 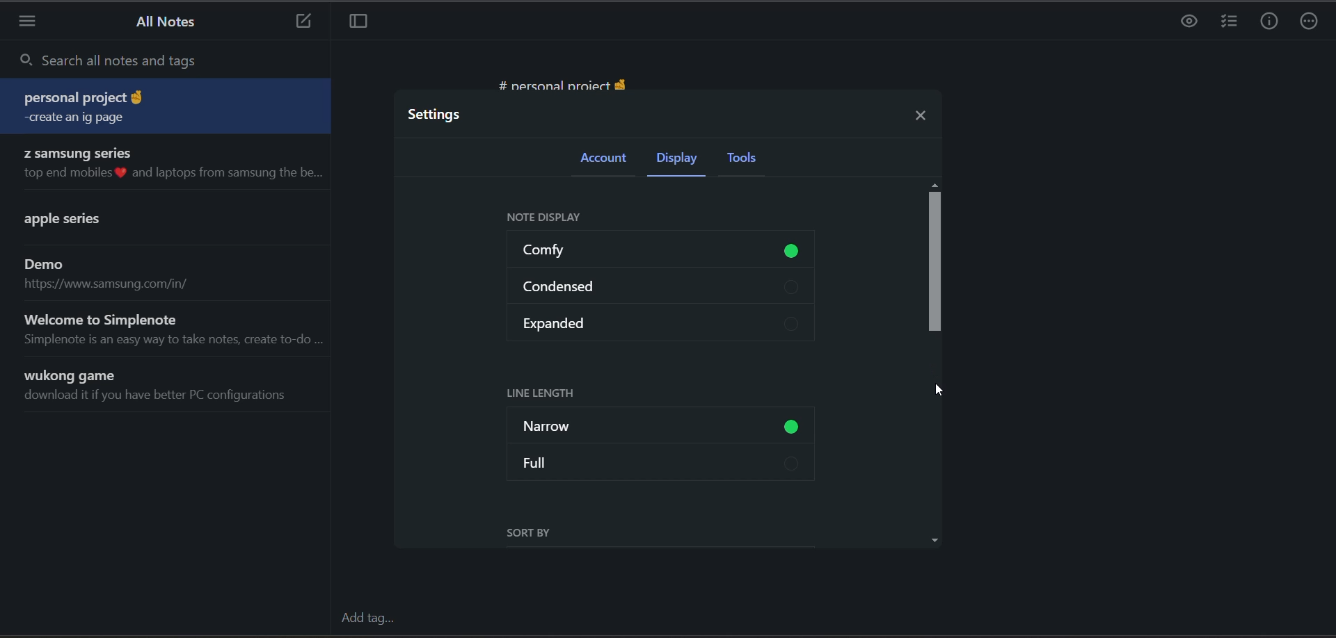 What do you see at coordinates (301, 22) in the screenshot?
I see `new note` at bounding box center [301, 22].